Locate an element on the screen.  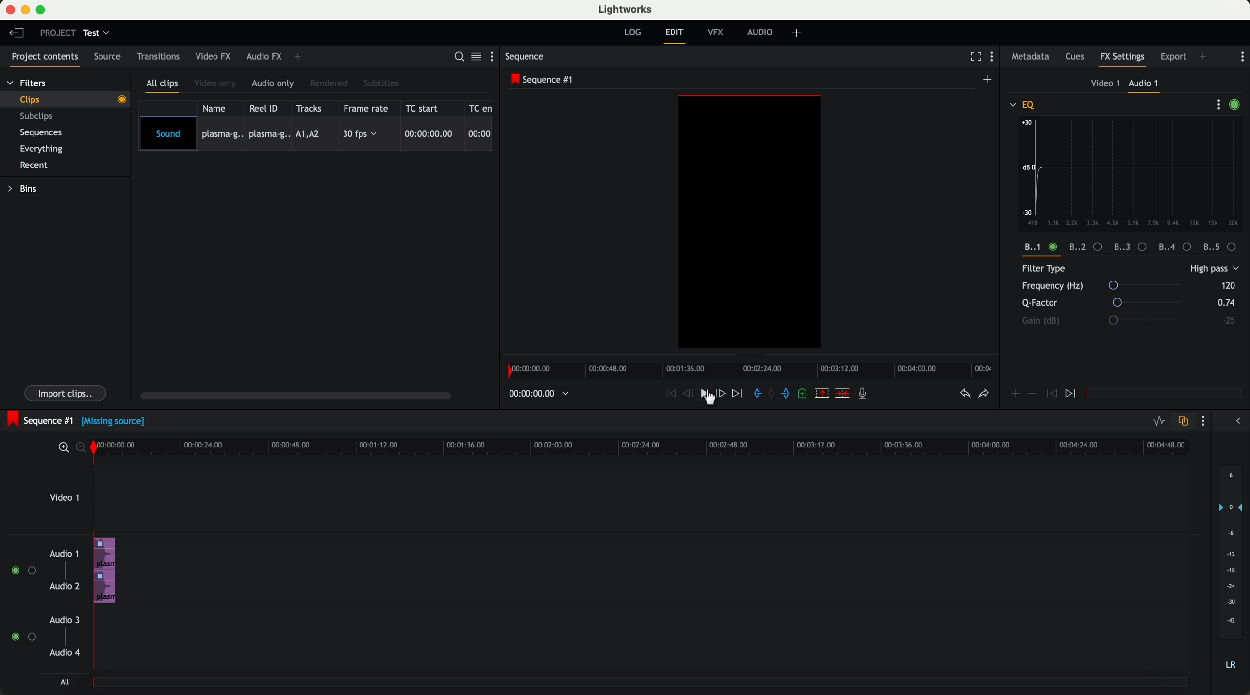
video 1 is located at coordinates (1102, 84).